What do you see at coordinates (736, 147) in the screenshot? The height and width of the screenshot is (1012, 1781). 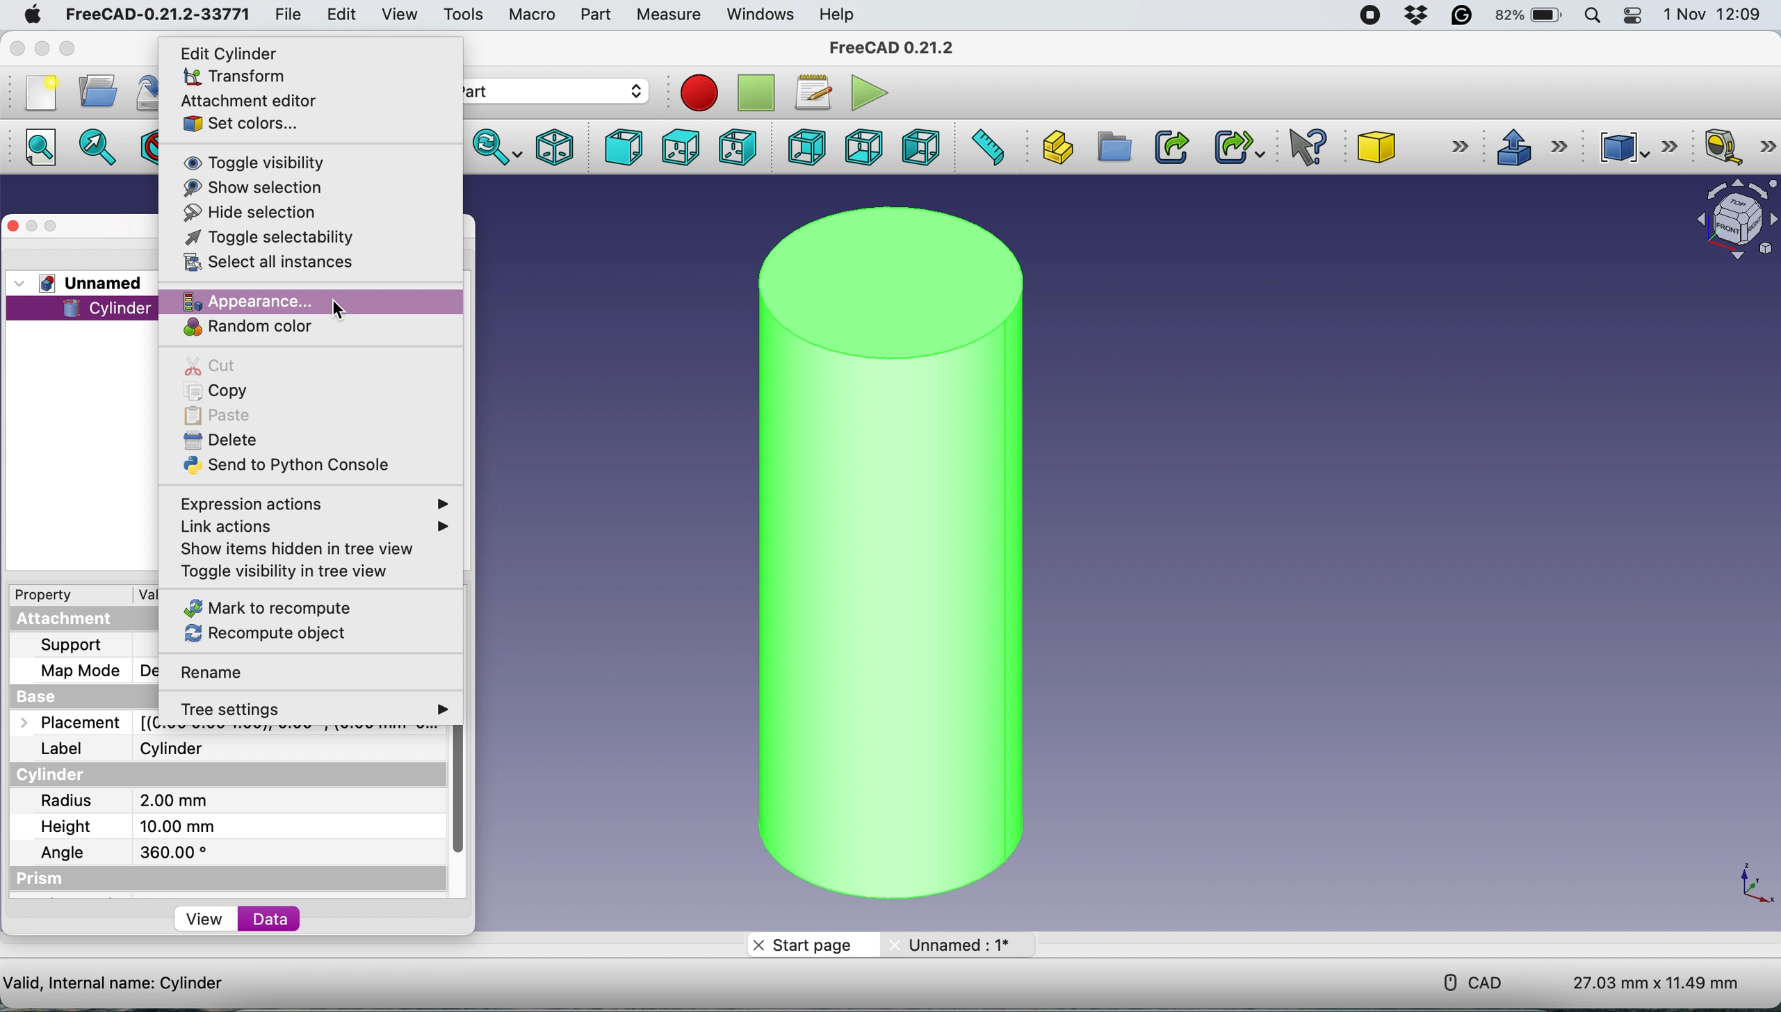 I see `right` at bounding box center [736, 147].